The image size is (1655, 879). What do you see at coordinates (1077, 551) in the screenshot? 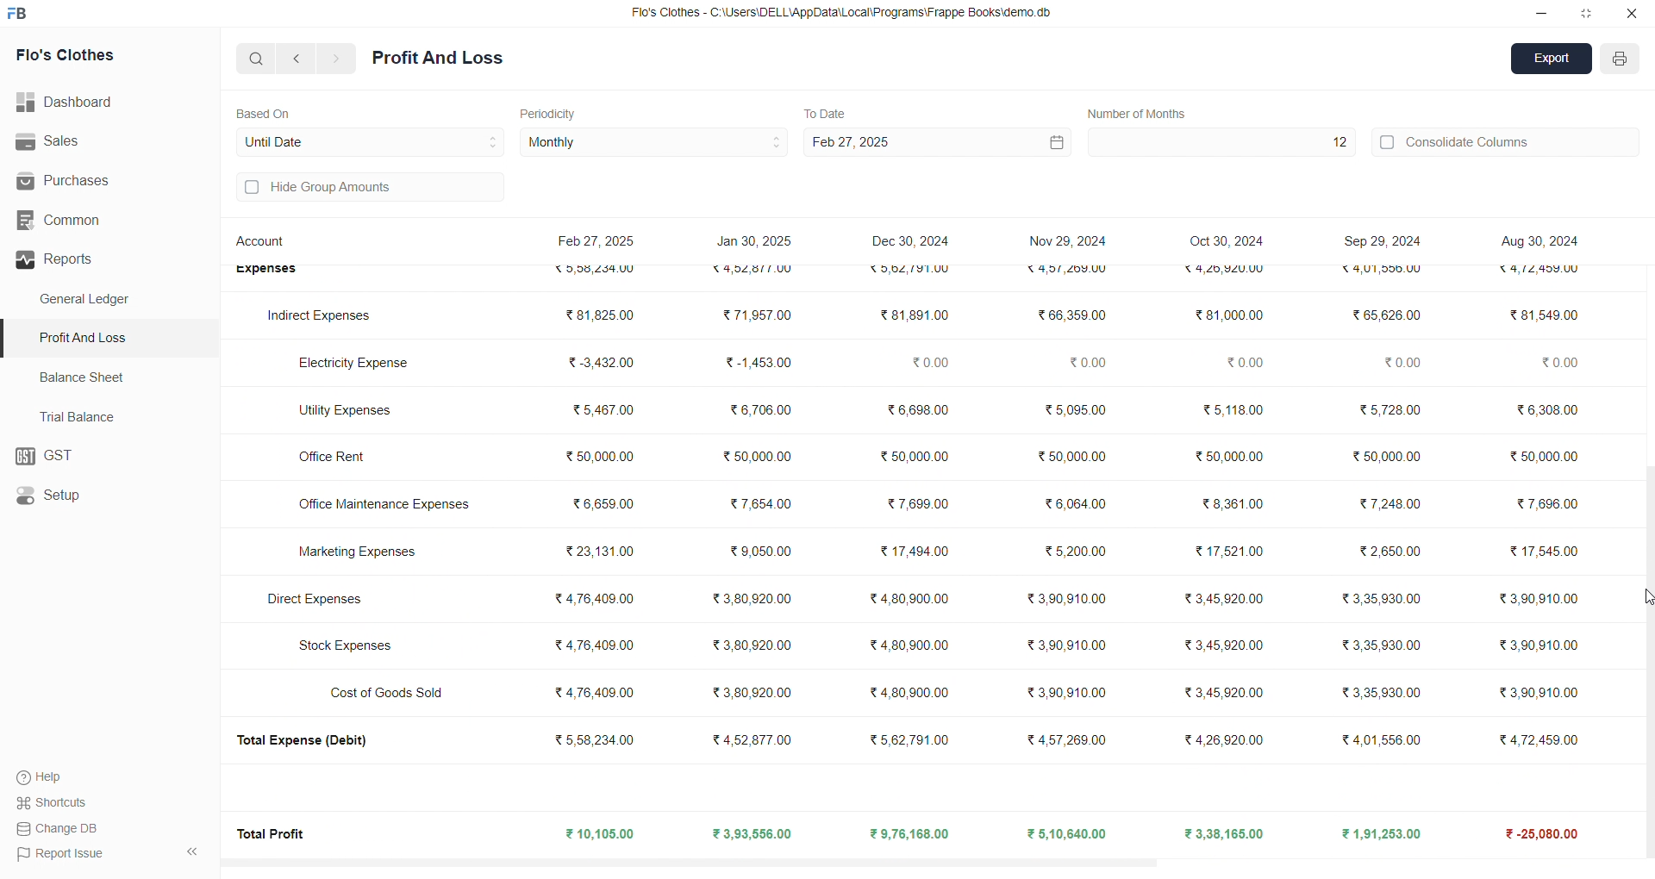
I see `₹5200.00` at bounding box center [1077, 551].